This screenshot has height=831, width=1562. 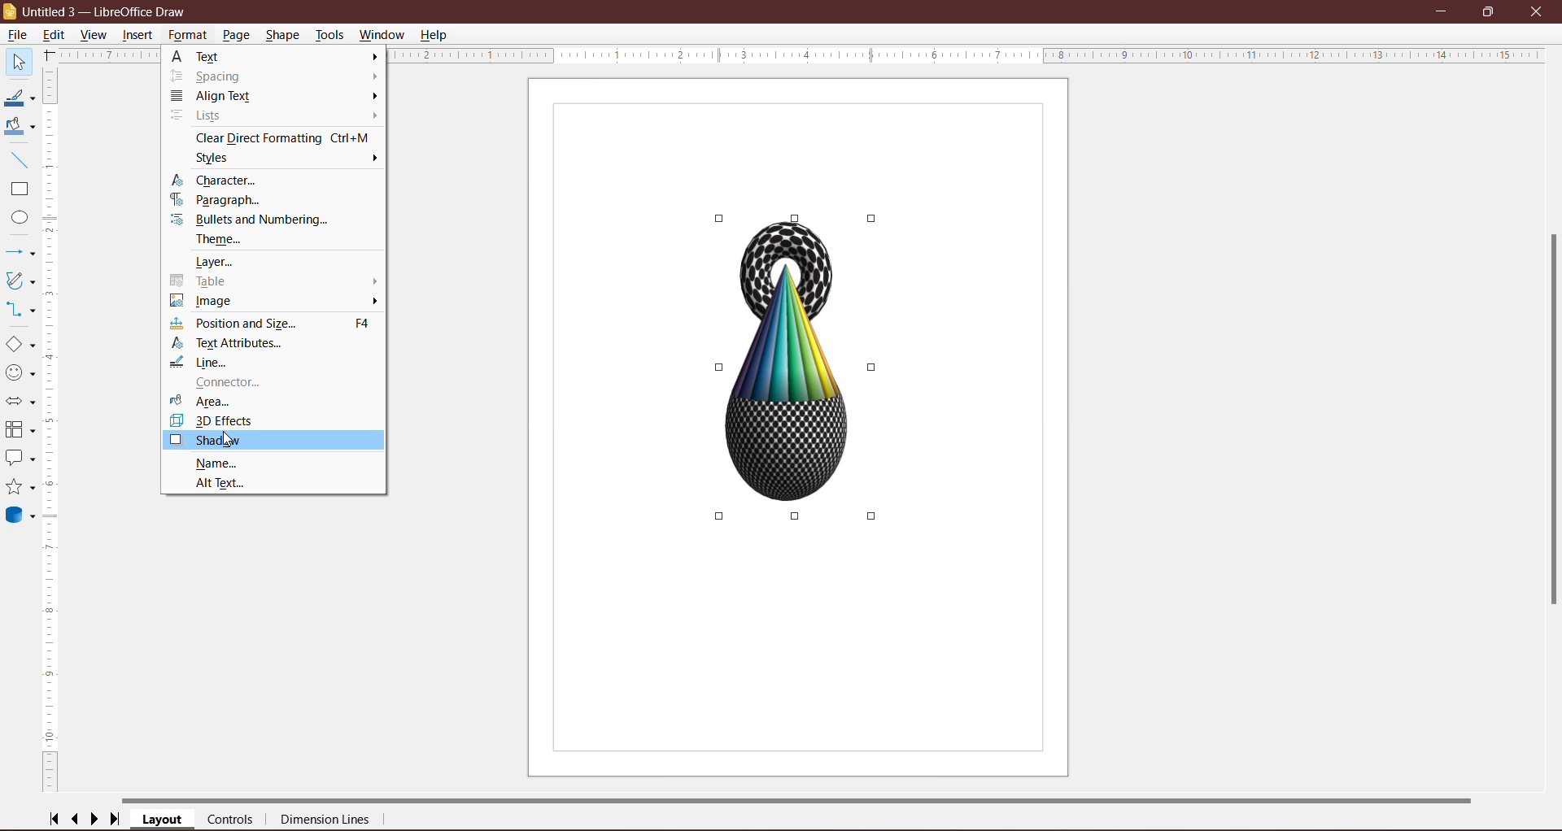 What do you see at coordinates (277, 324) in the screenshot?
I see `Position and Size` at bounding box center [277, 324].